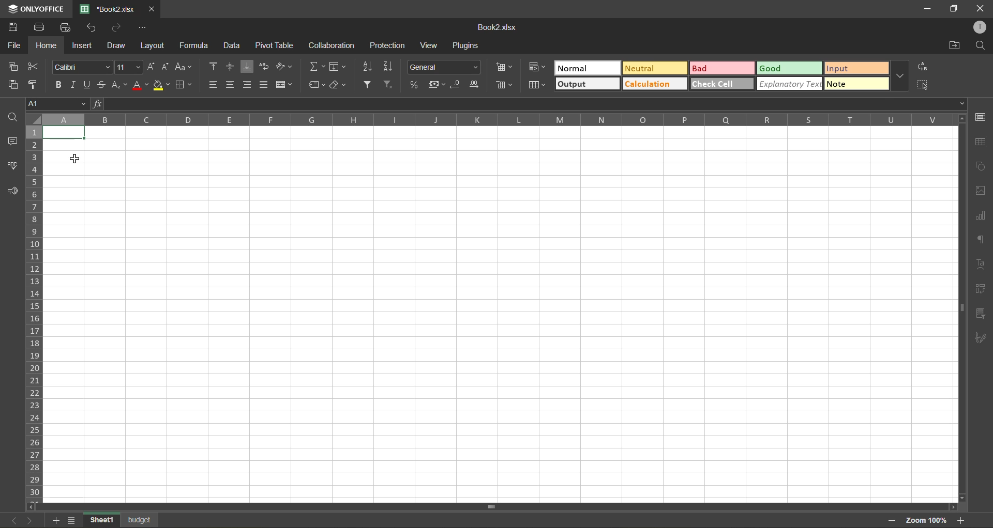 This screenshot has height=528, width=993. I want to click on align middle, so click(232, 67).